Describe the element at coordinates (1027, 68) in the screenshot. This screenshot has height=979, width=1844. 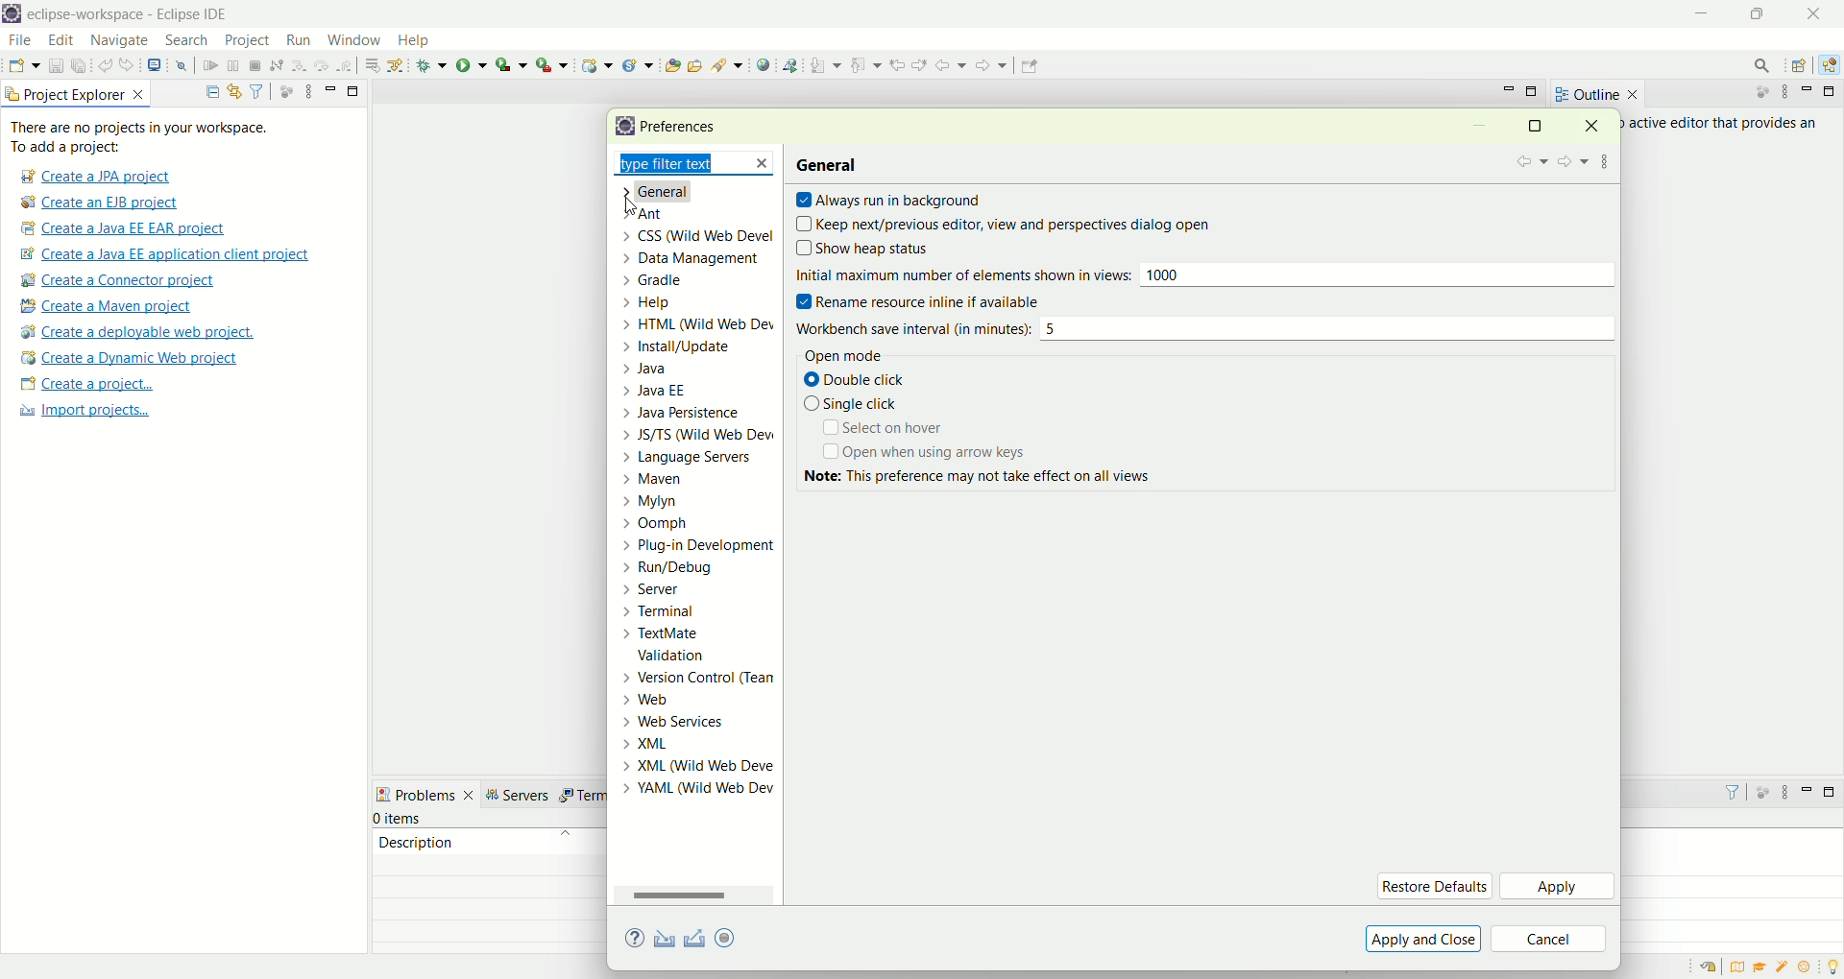
I see `Pin editor` at that location.